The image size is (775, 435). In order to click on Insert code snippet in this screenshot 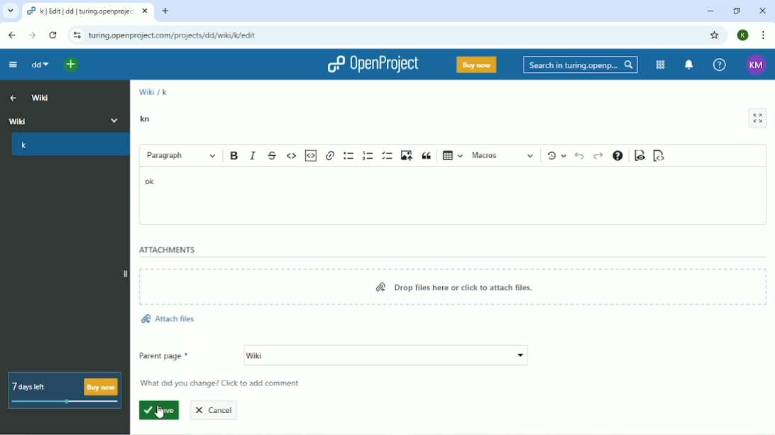, I will do `click(311, 155)`.